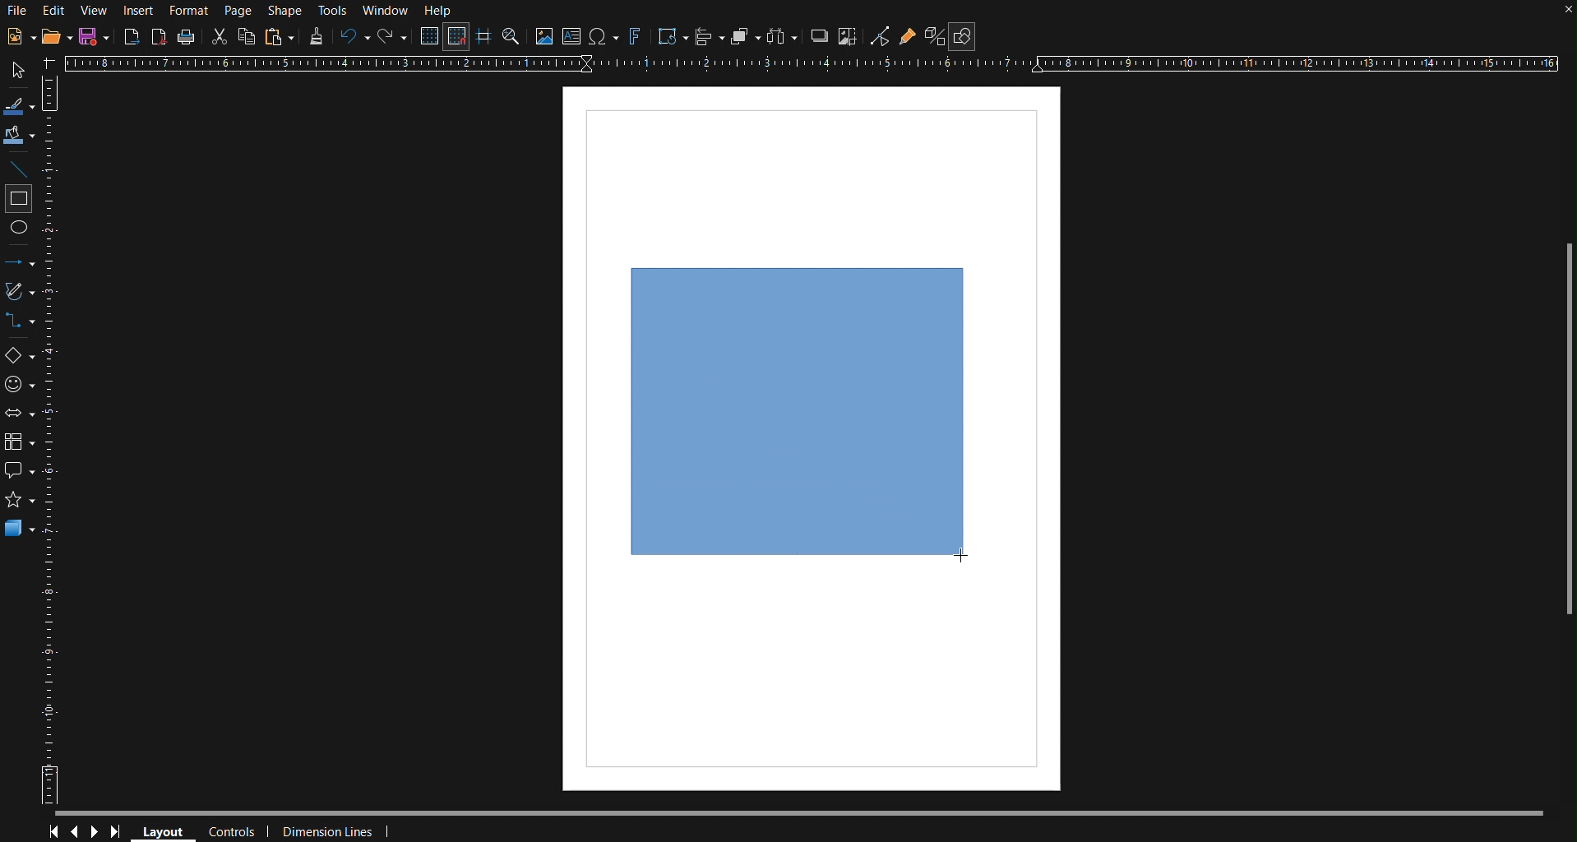 The width and height of the screenshot is (1577, 842). I want to click on Paste, so click(280, 36).